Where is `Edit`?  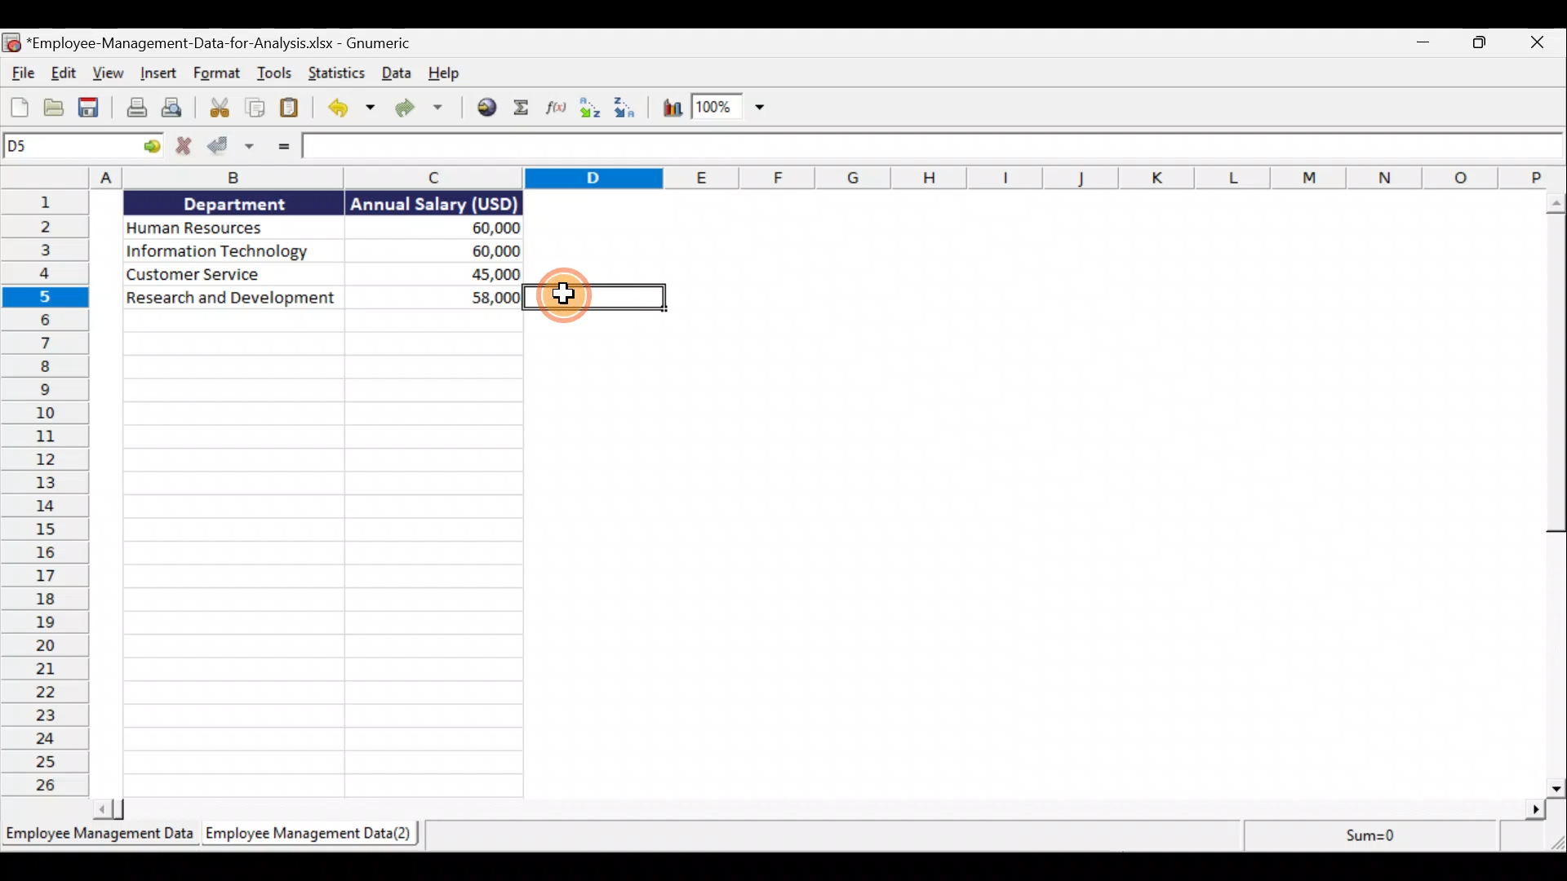 Edit is located at coordinates (65, 75).